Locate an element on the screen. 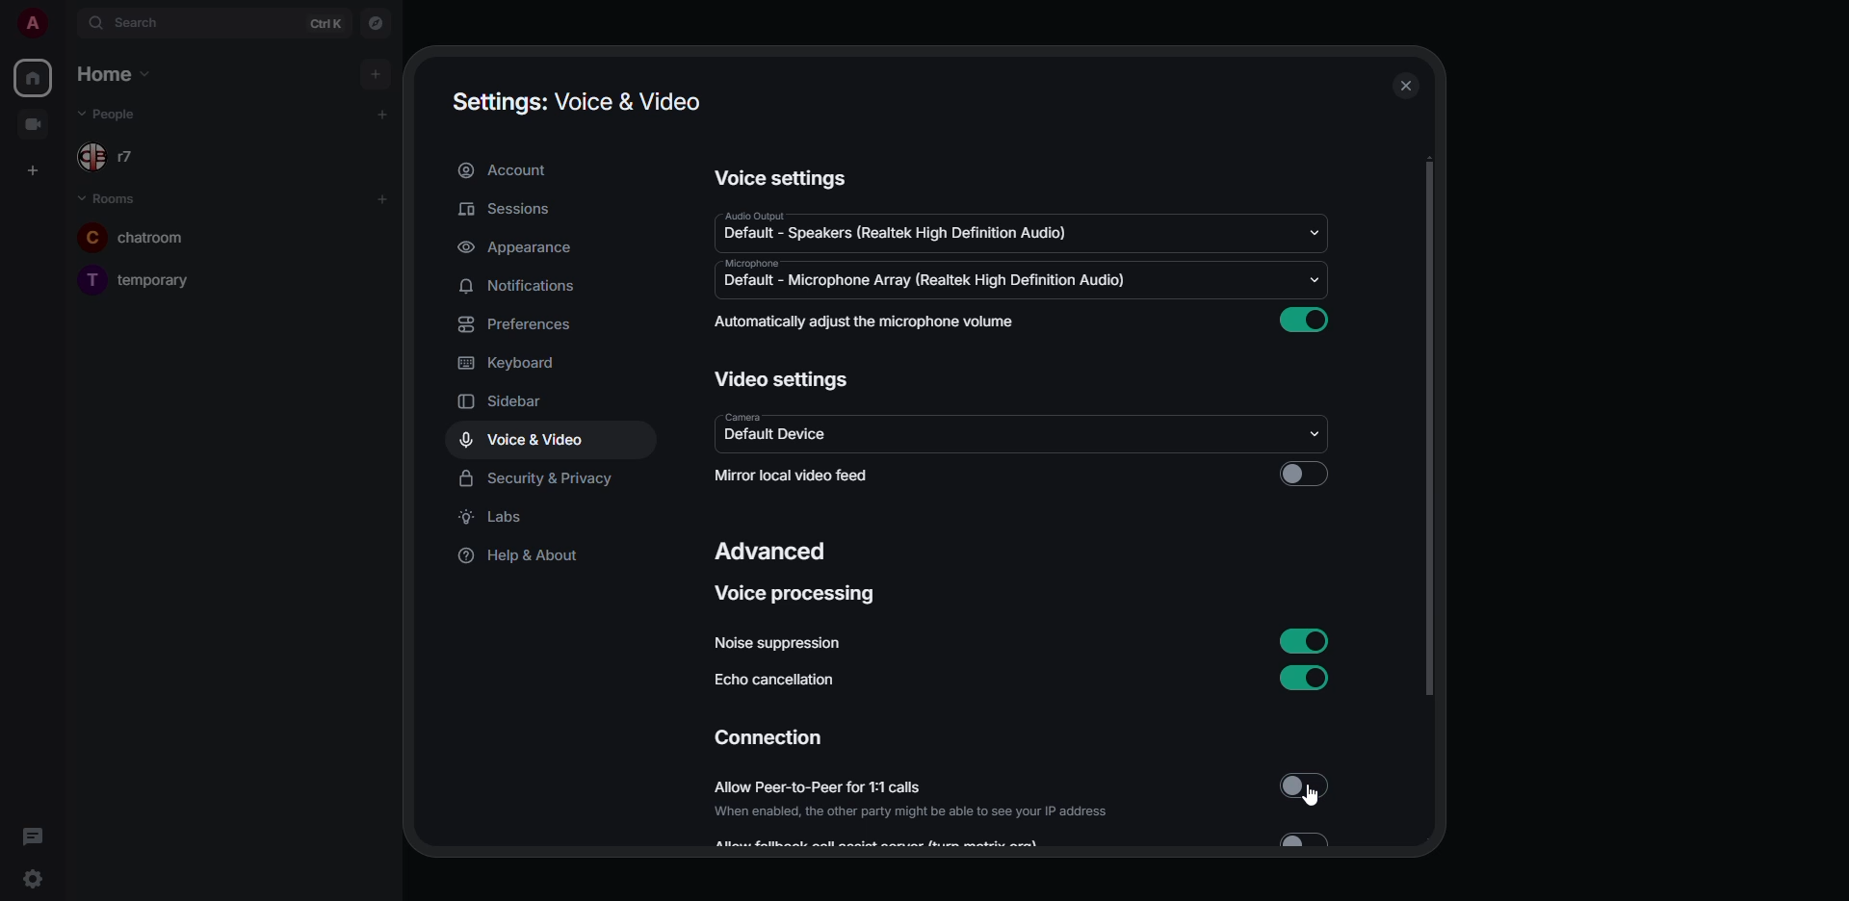  video room is located at coordinates (33, 123).